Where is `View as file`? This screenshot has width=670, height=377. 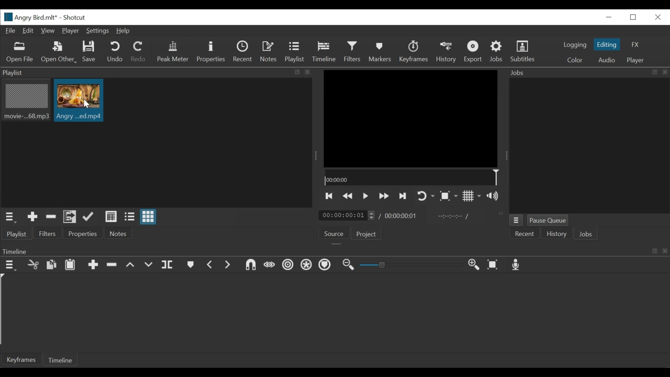
View as file is located at coordinates (131, 218).